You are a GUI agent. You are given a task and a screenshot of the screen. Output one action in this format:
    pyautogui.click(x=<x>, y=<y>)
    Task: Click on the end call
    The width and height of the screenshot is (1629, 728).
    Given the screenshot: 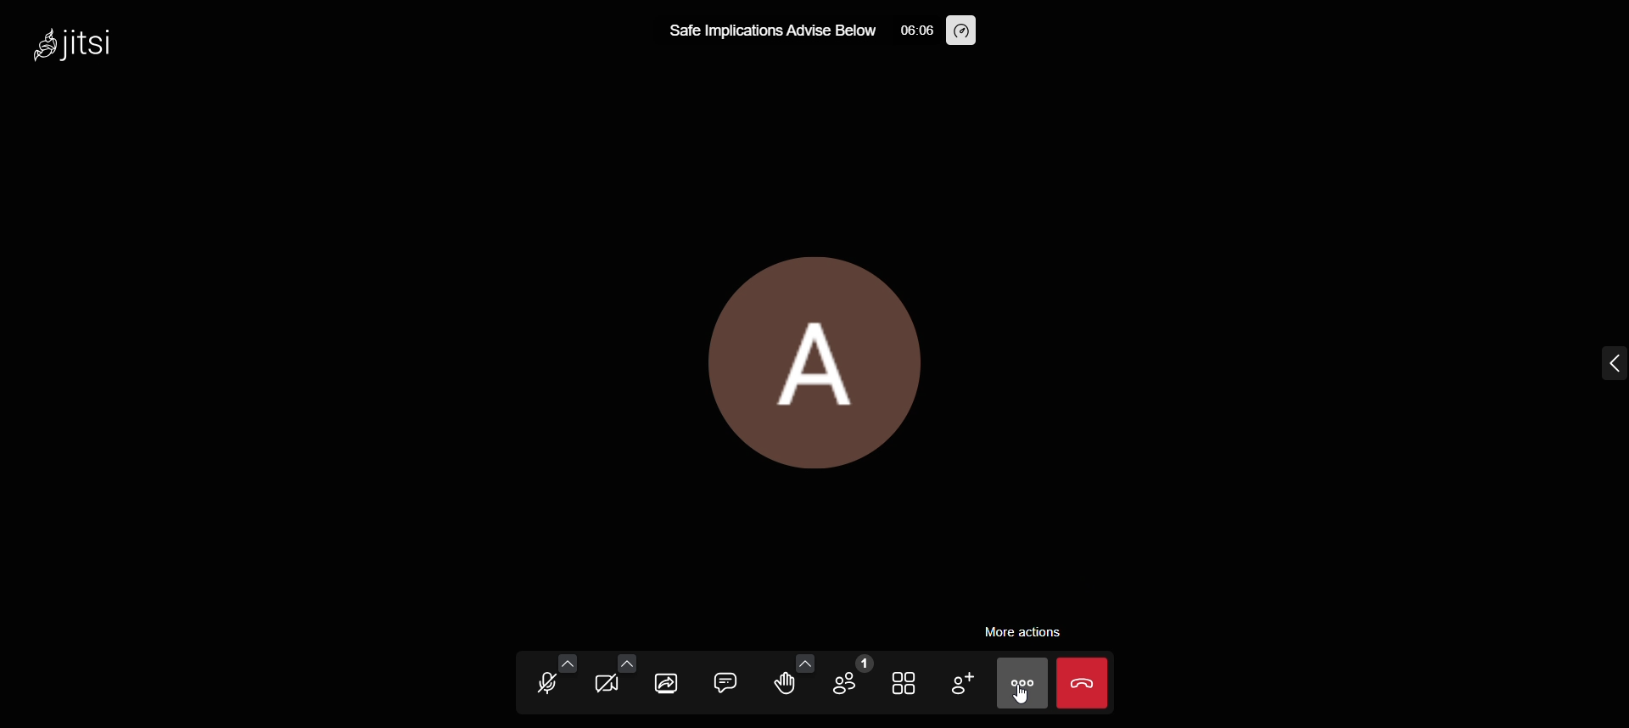 What is the action you would take?
    pyautogui.click(x=1082, y=682)
    